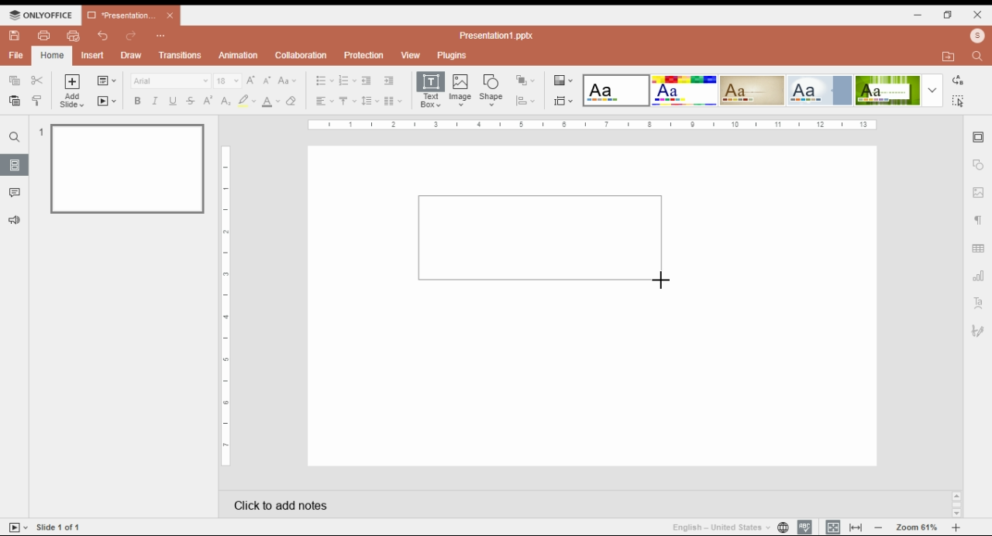 The width and height of the screenshot is (992, 536). Describe the element at coordinates (371, 101) in the screenshot. I see `line spacing` at that location.